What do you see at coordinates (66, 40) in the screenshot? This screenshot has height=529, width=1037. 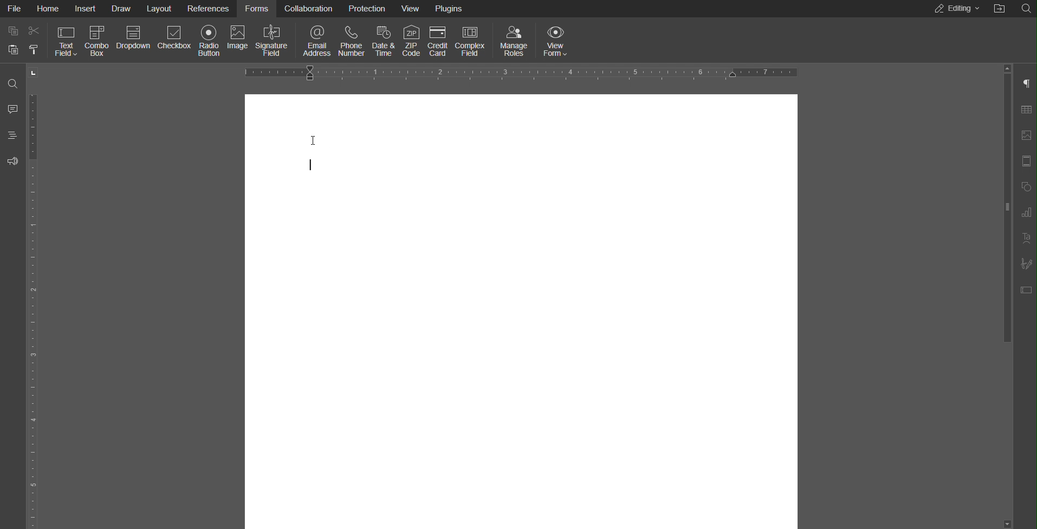 I see `Text Field` at bounding box center [66, 40].